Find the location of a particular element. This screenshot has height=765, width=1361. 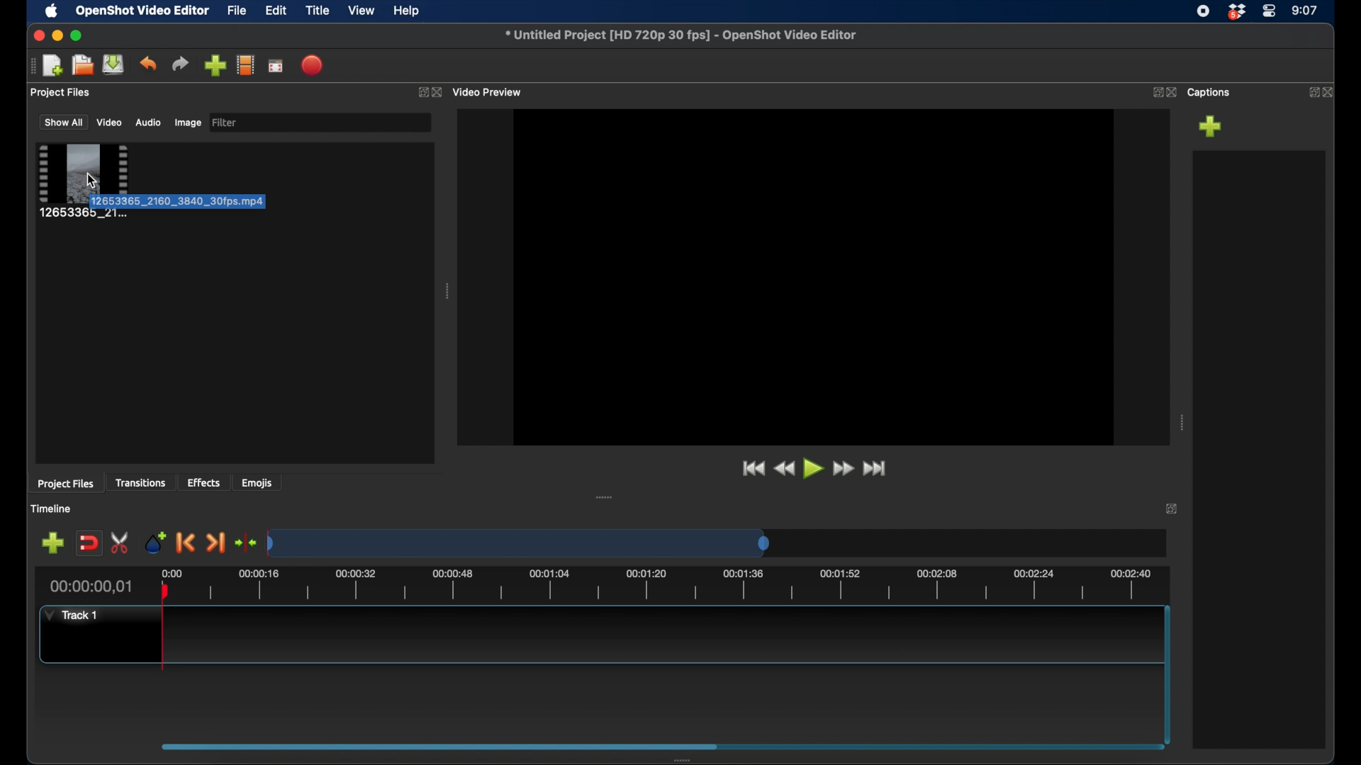

plahead is located at coordinates (163, 627).